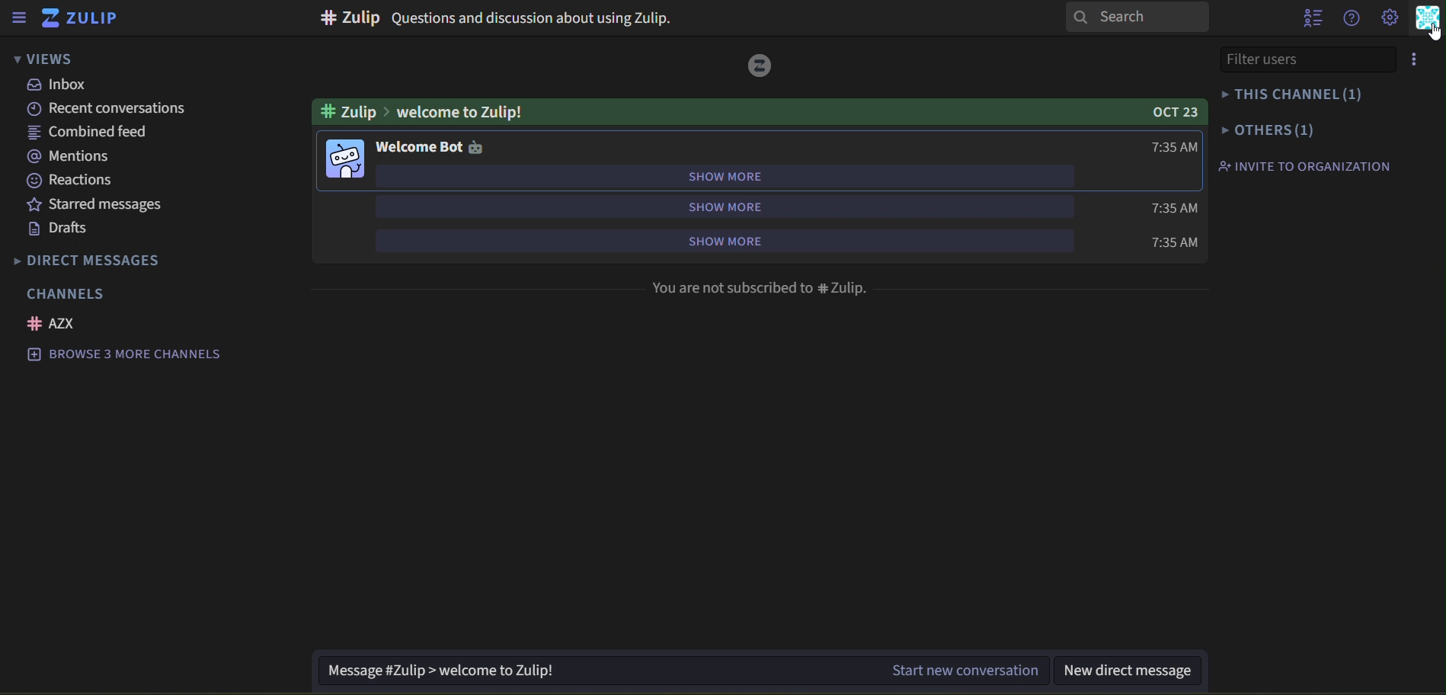 The width and height of the screenshot is (1446, 695). Describe the element at coordinates (59, 229) in the screenshot. I see `drafts` at that location.